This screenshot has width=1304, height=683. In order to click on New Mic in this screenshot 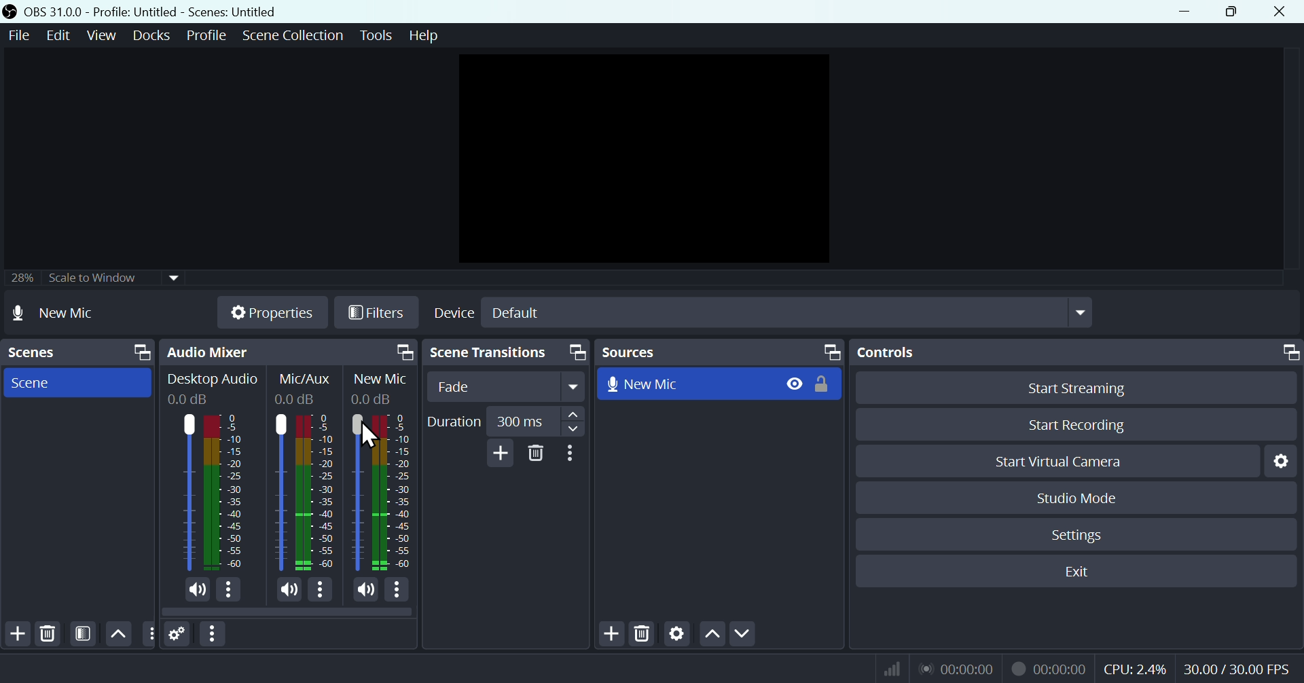, I will do `click(381, 380)`.